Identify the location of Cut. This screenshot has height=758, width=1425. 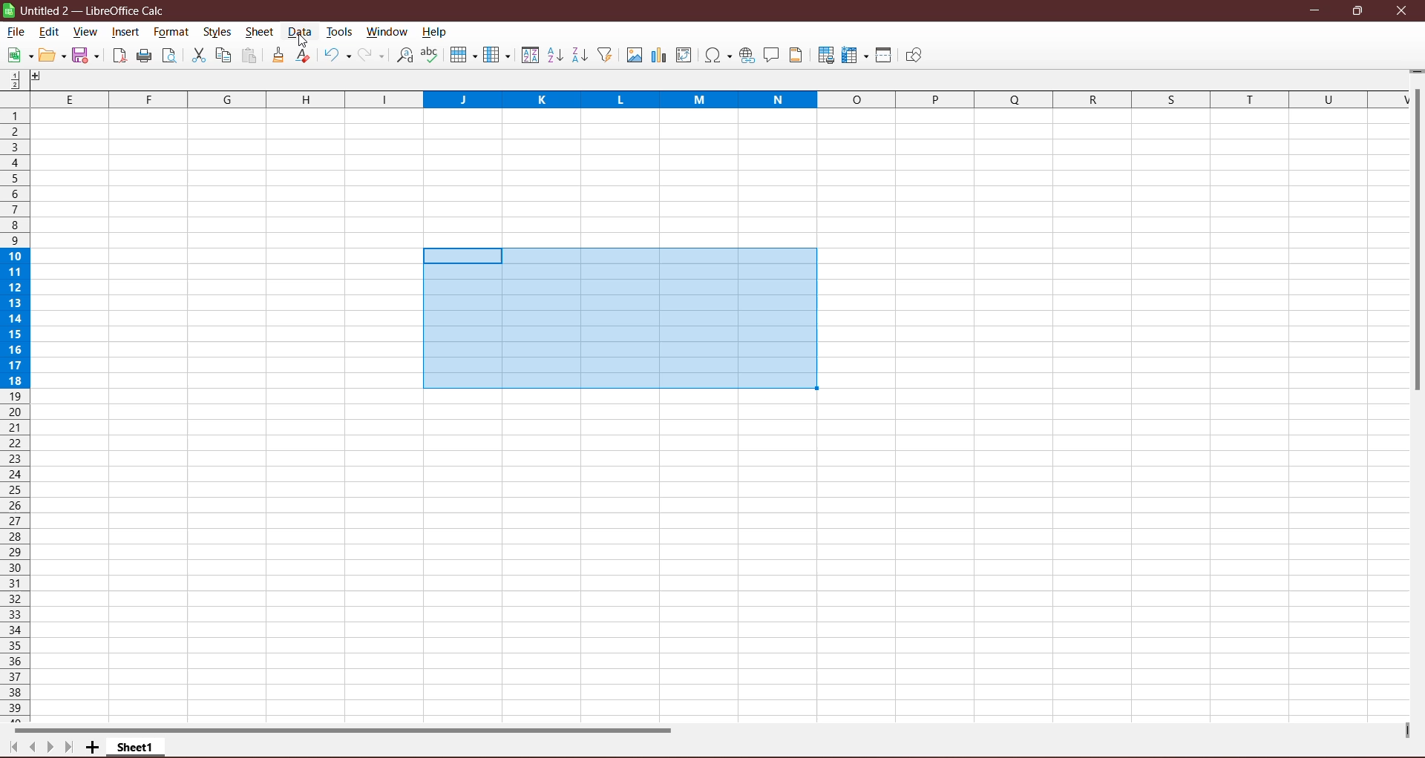
(197, 56).